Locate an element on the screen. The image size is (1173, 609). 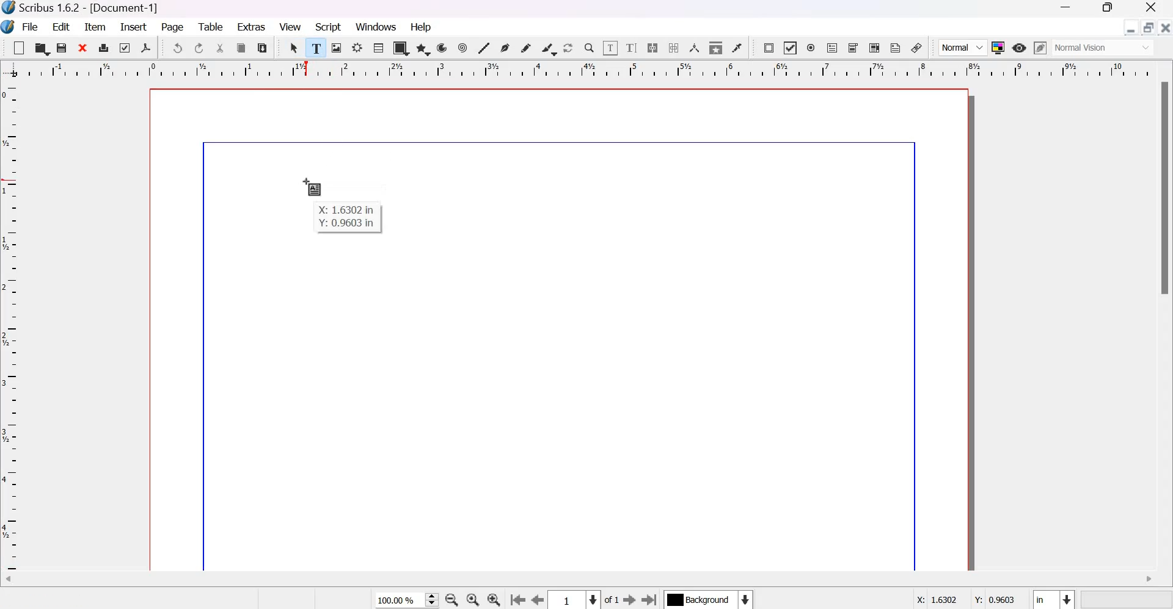
edit text with story editor is located at coordinates (632, 48).